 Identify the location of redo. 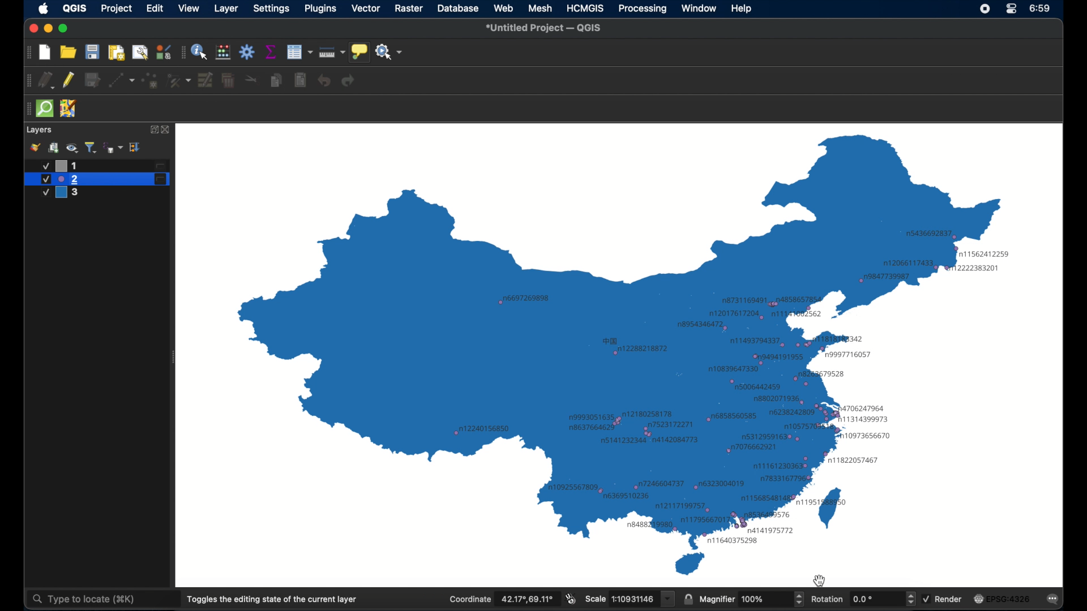
(350, 81).